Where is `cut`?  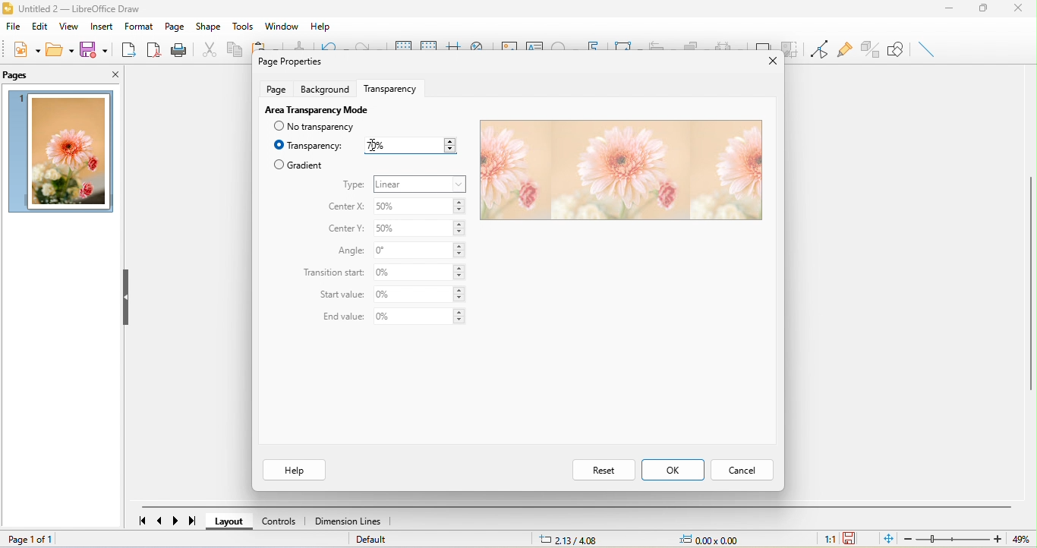 cut is located at coordinates (206, 49).